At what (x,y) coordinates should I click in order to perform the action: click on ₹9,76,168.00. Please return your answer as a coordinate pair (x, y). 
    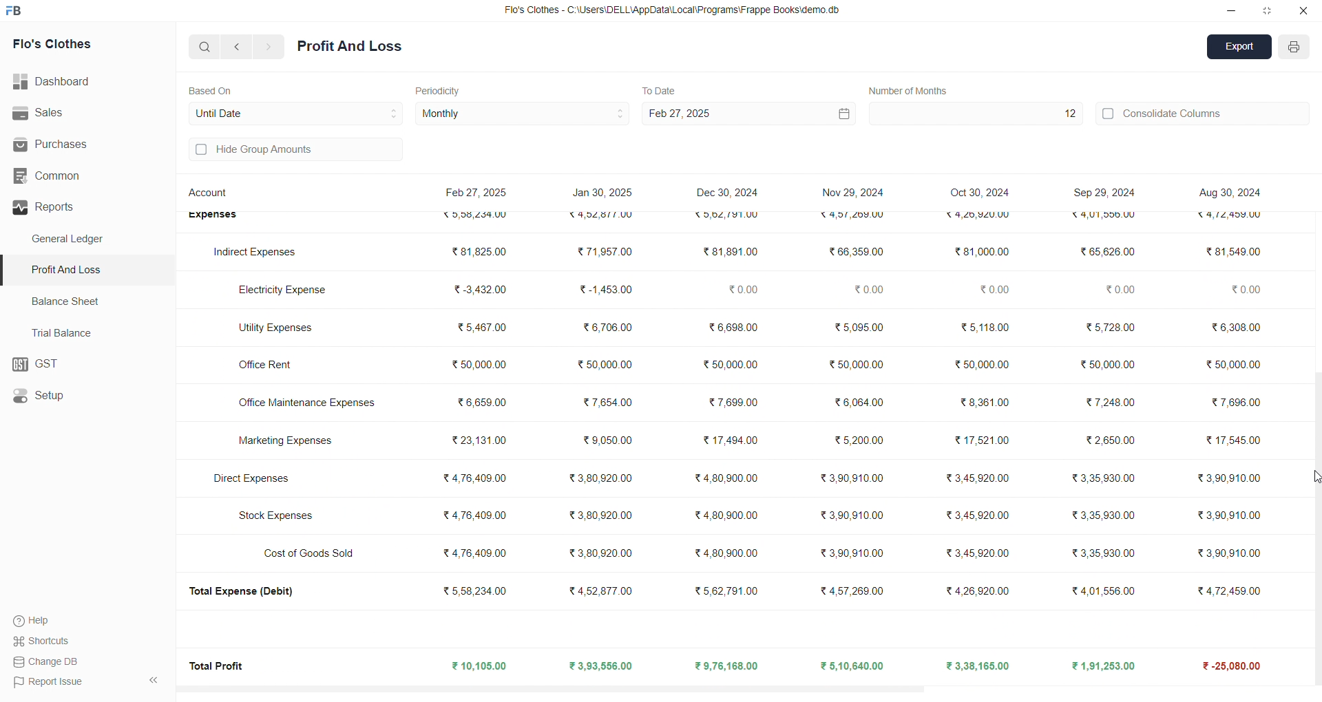
    Looking at the image, I should click on (731, 666).